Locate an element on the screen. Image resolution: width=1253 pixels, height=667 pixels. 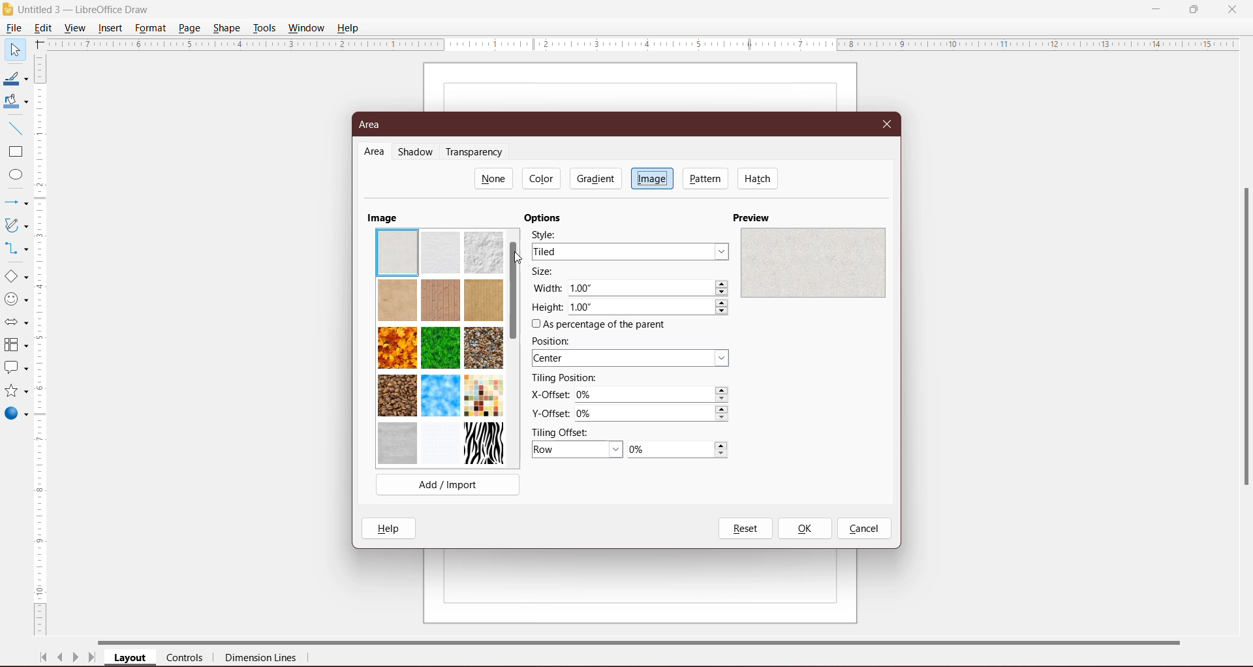
View is located at coordinates (76, 27).